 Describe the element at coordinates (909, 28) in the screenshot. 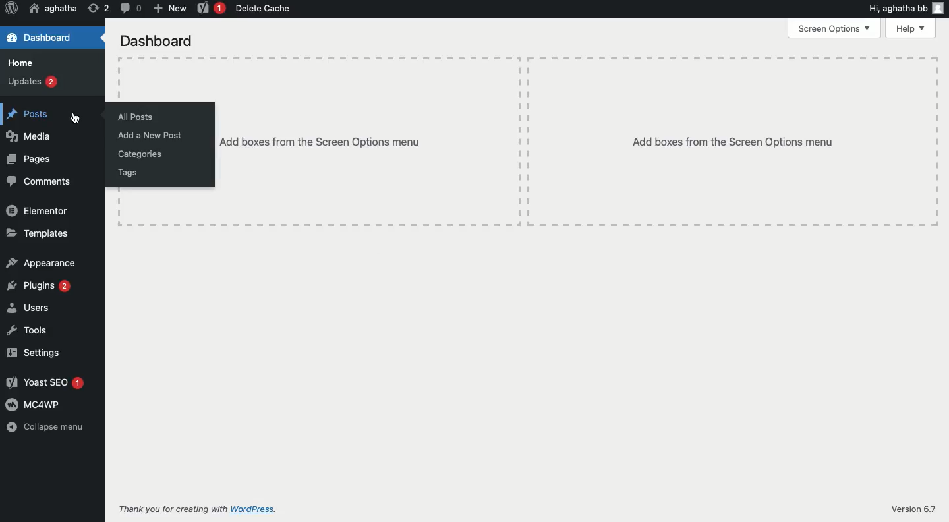

I see `Help ` at that location.